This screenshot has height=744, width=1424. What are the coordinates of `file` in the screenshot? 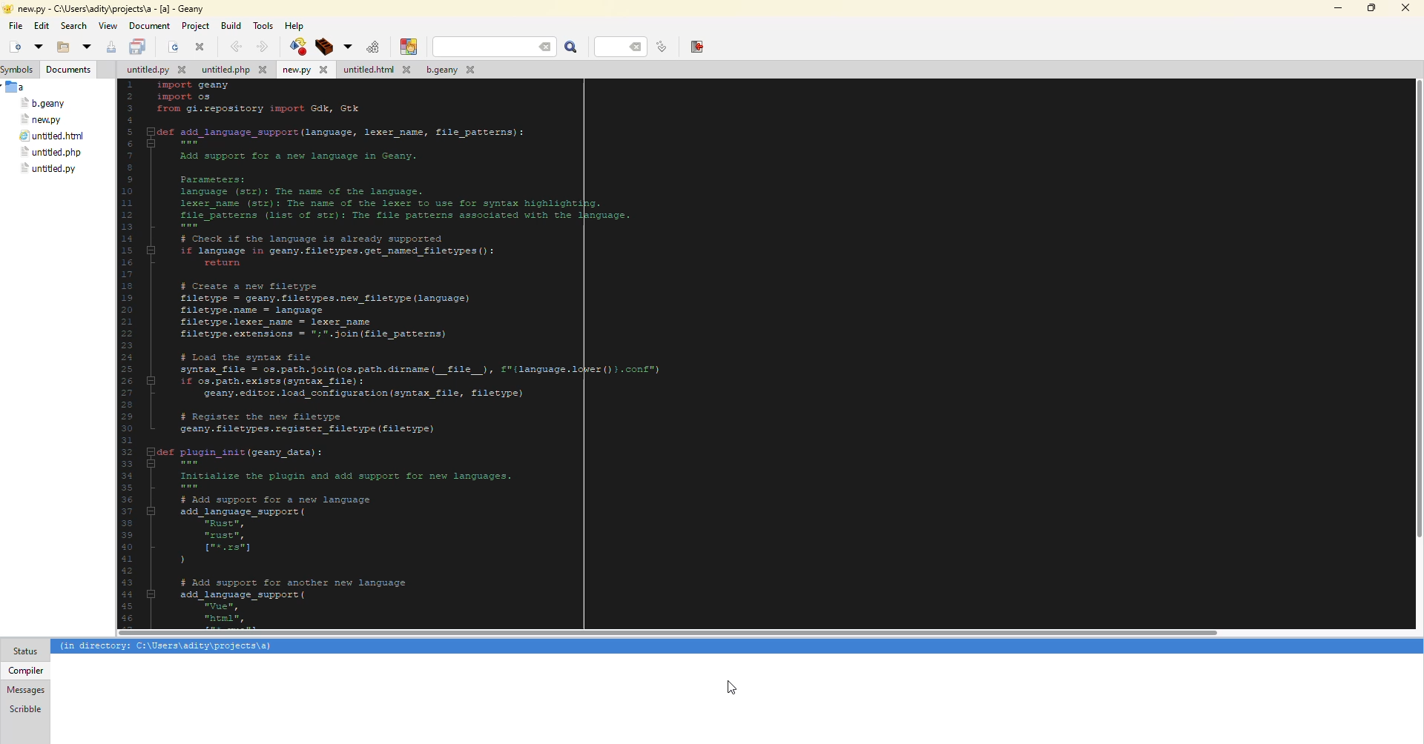 It's located at (41, 103).